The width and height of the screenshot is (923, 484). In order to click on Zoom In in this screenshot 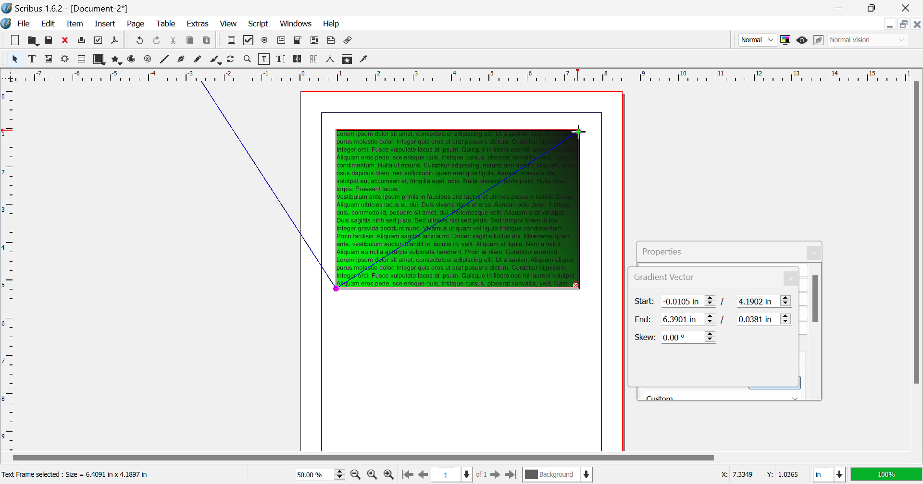, I will do `click(389, 475)`.